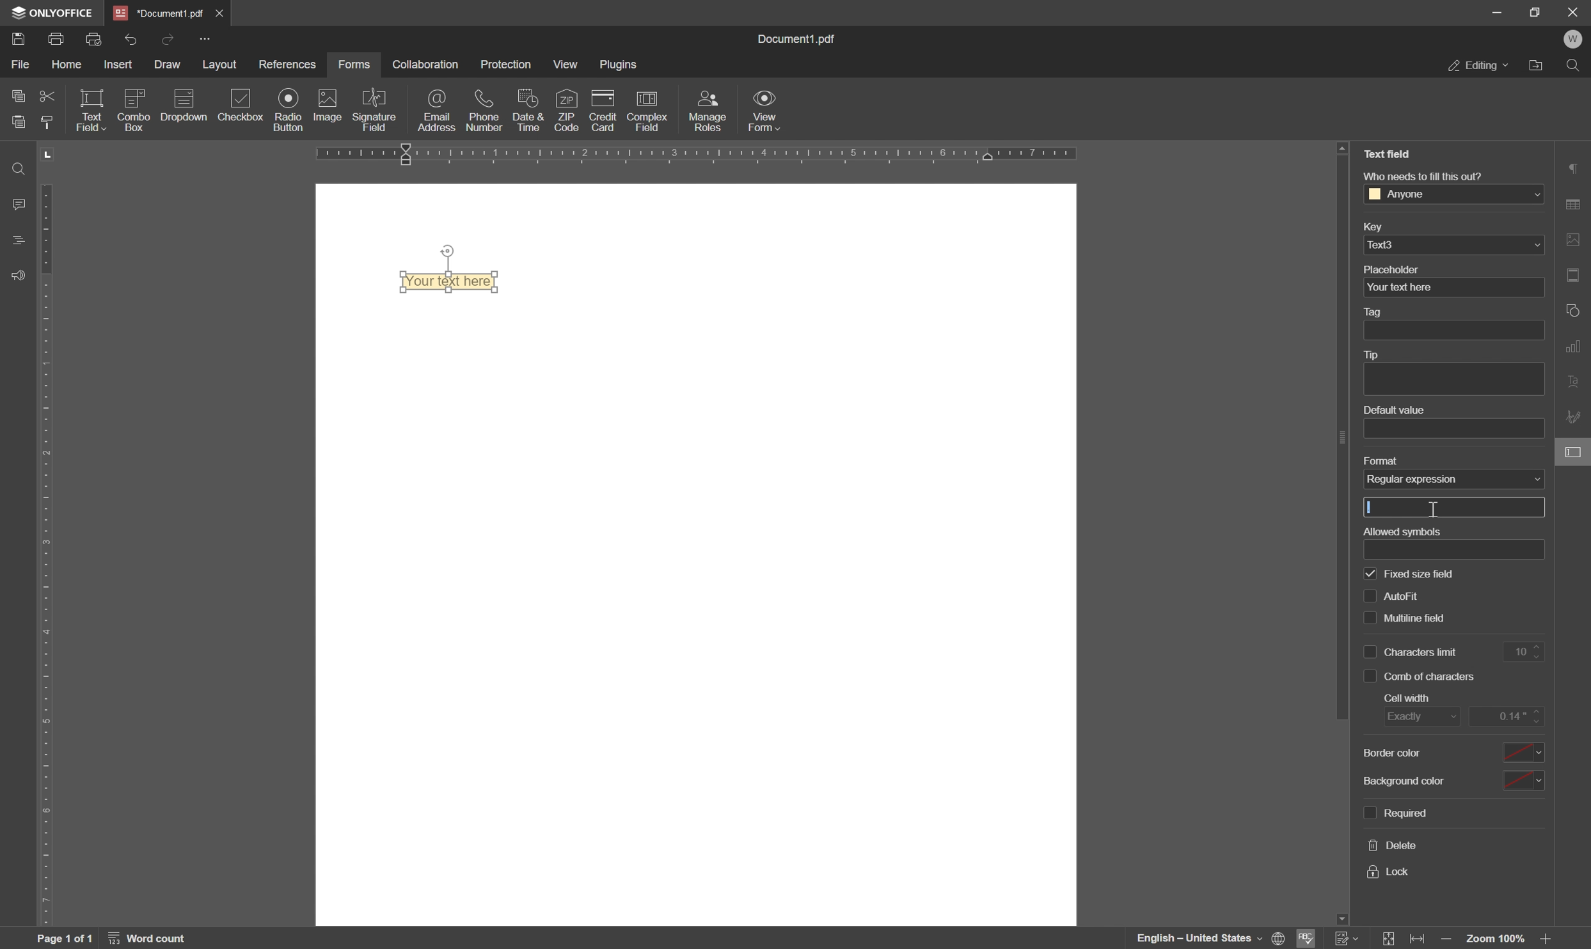 This screenshot has width=1591, height=949. What do you see at coordinates (354, 64) in the screenshot?
I see `forms` at bounding box center [354, 64].